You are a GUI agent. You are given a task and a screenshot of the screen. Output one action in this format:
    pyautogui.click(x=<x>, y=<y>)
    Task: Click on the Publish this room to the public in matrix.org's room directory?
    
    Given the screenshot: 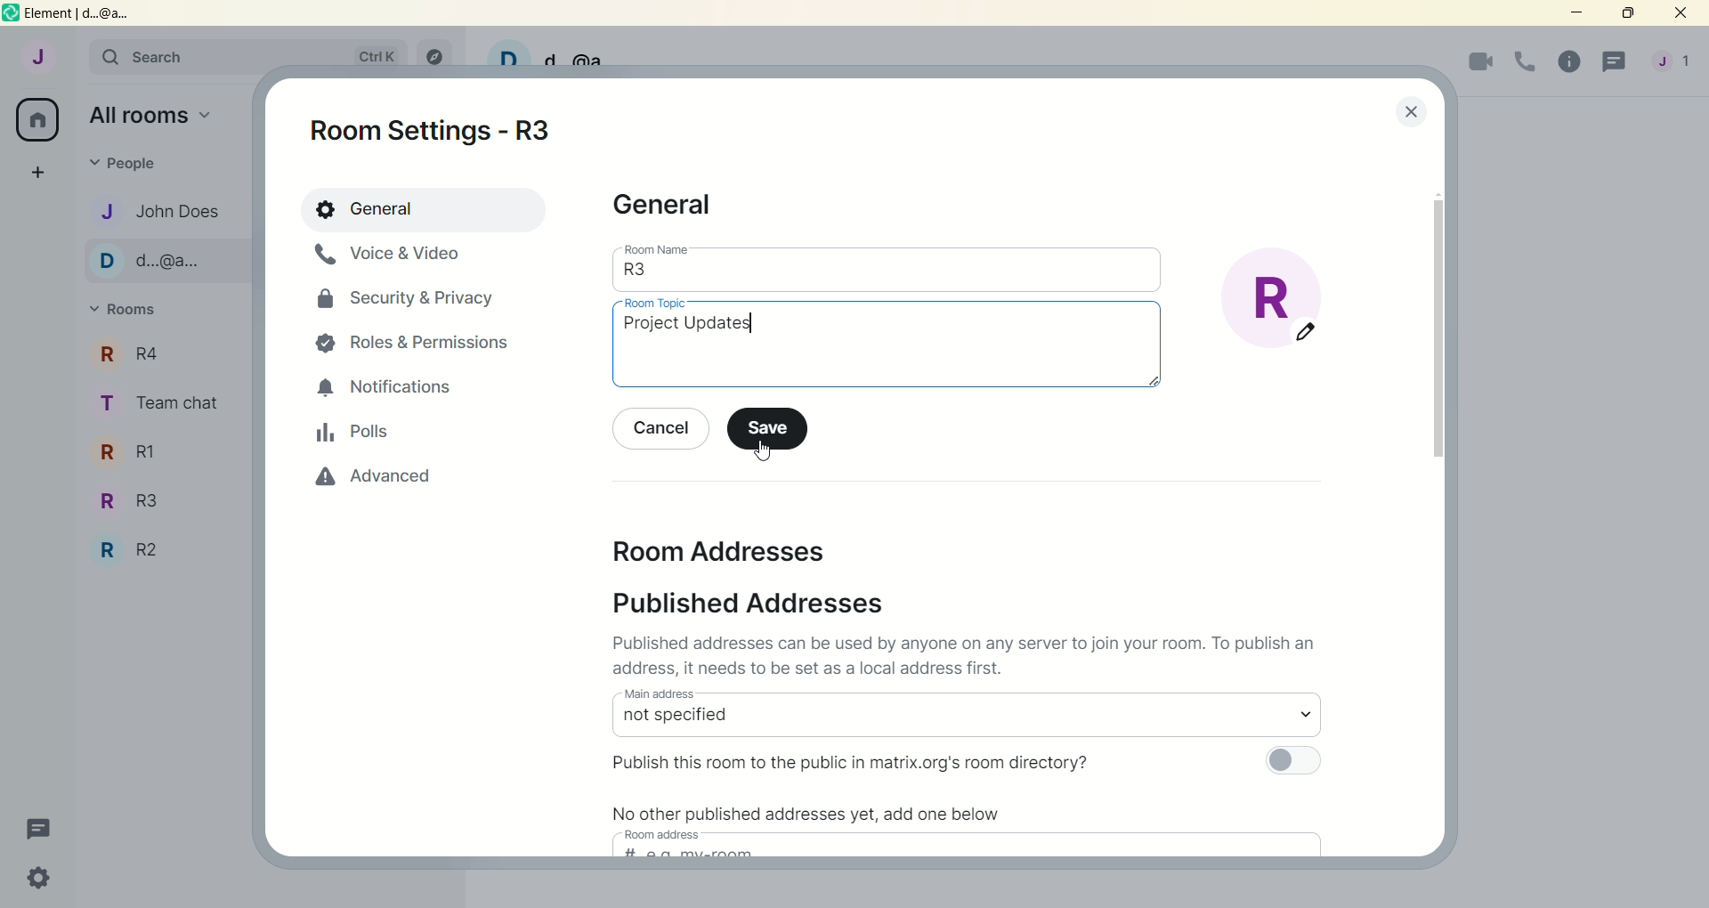 What is the action you would take?
    pyautogui.click(x=852, y=764)
    